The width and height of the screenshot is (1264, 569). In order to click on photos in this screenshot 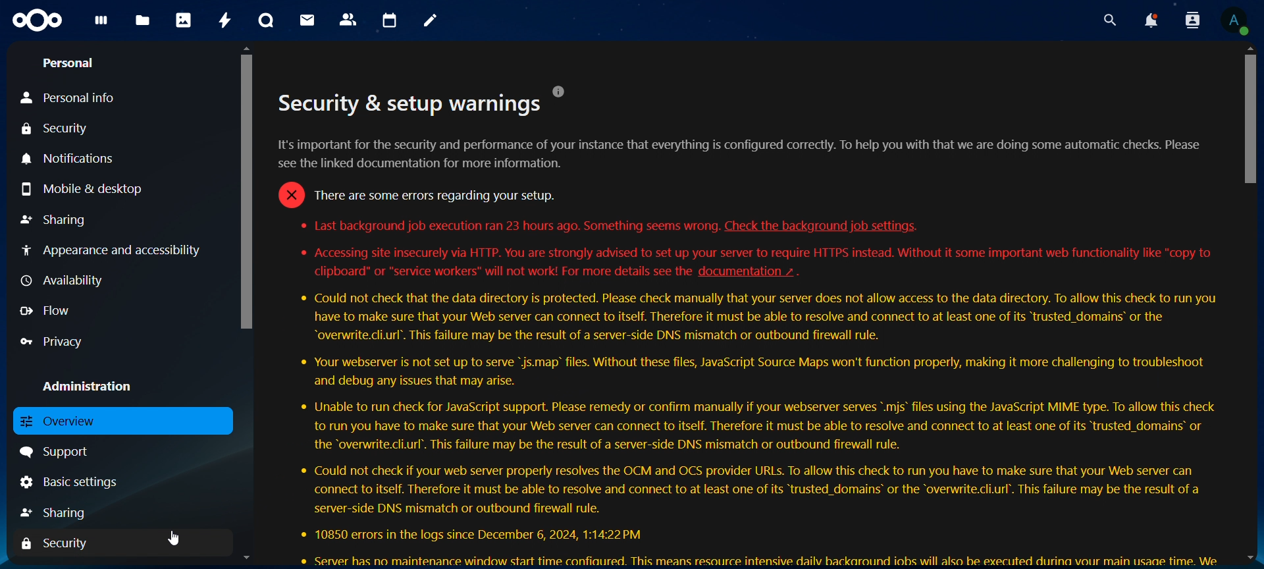, I will do `click(184, 22)`.